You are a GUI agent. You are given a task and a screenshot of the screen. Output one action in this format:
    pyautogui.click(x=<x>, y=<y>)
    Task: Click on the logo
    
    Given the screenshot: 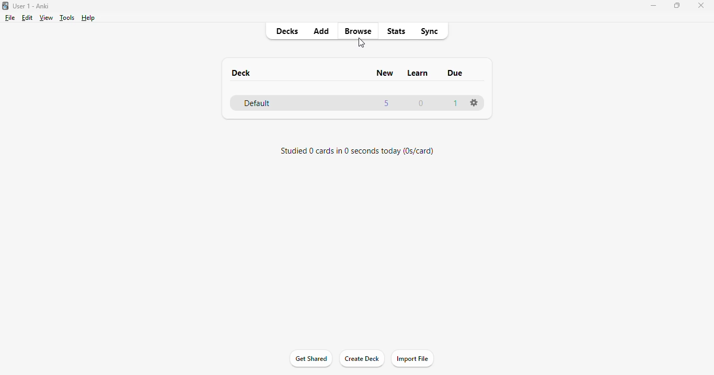 What is the action you would take?
    pyautogui.click(x=5, y=5)
    